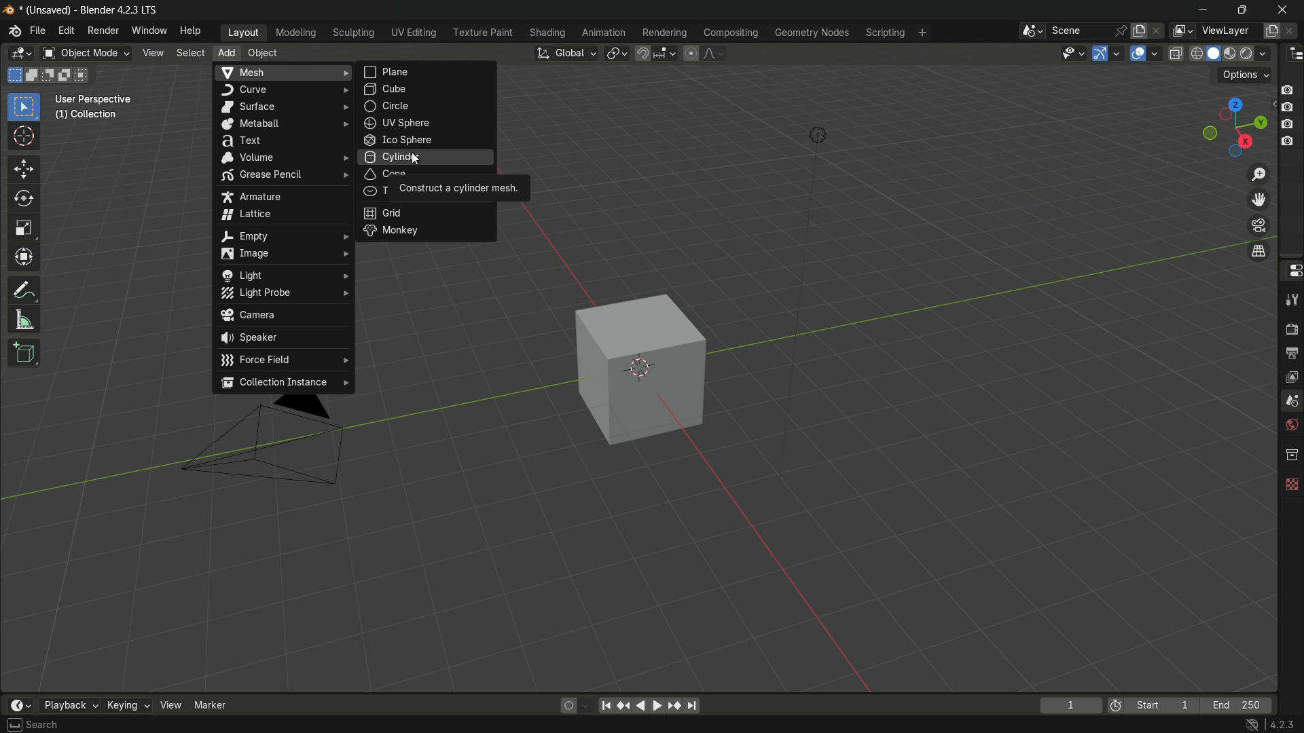 Image resolution: width=1304 pixels, height=733 pixels. What do you see at coordinates (283, 214) in the screenshot?
I see `lattice` at bounding box center [283, 214].